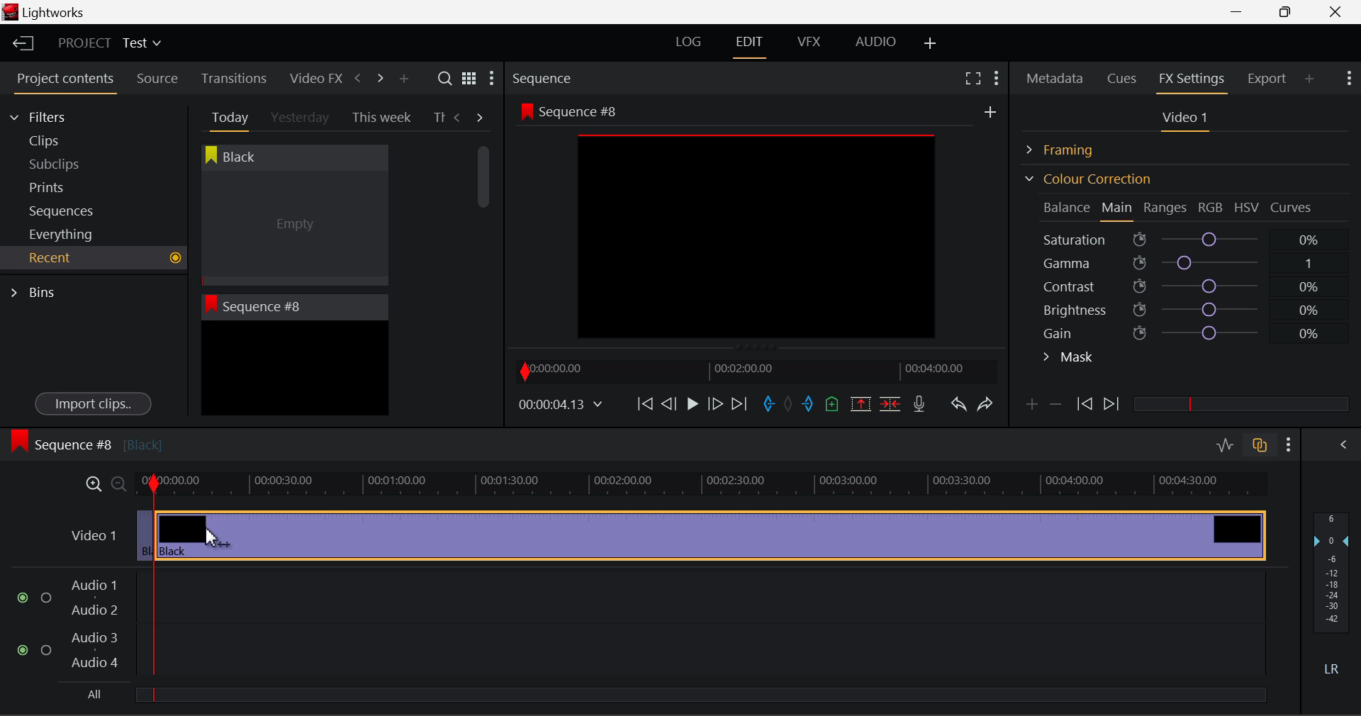 This screenshot has width=1361, height=716. What do you see at coordinates (1188, 263) in the screenshot?
I see `Gamma` at bounding box center [1188, 263].